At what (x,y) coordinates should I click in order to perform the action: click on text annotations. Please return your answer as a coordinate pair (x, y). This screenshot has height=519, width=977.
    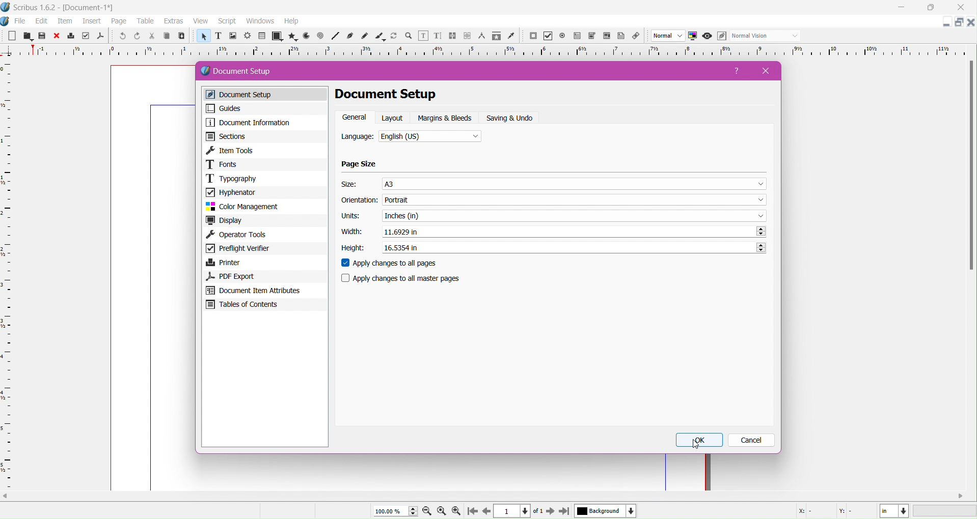
    Looking at the image, I should click on (623, 36).